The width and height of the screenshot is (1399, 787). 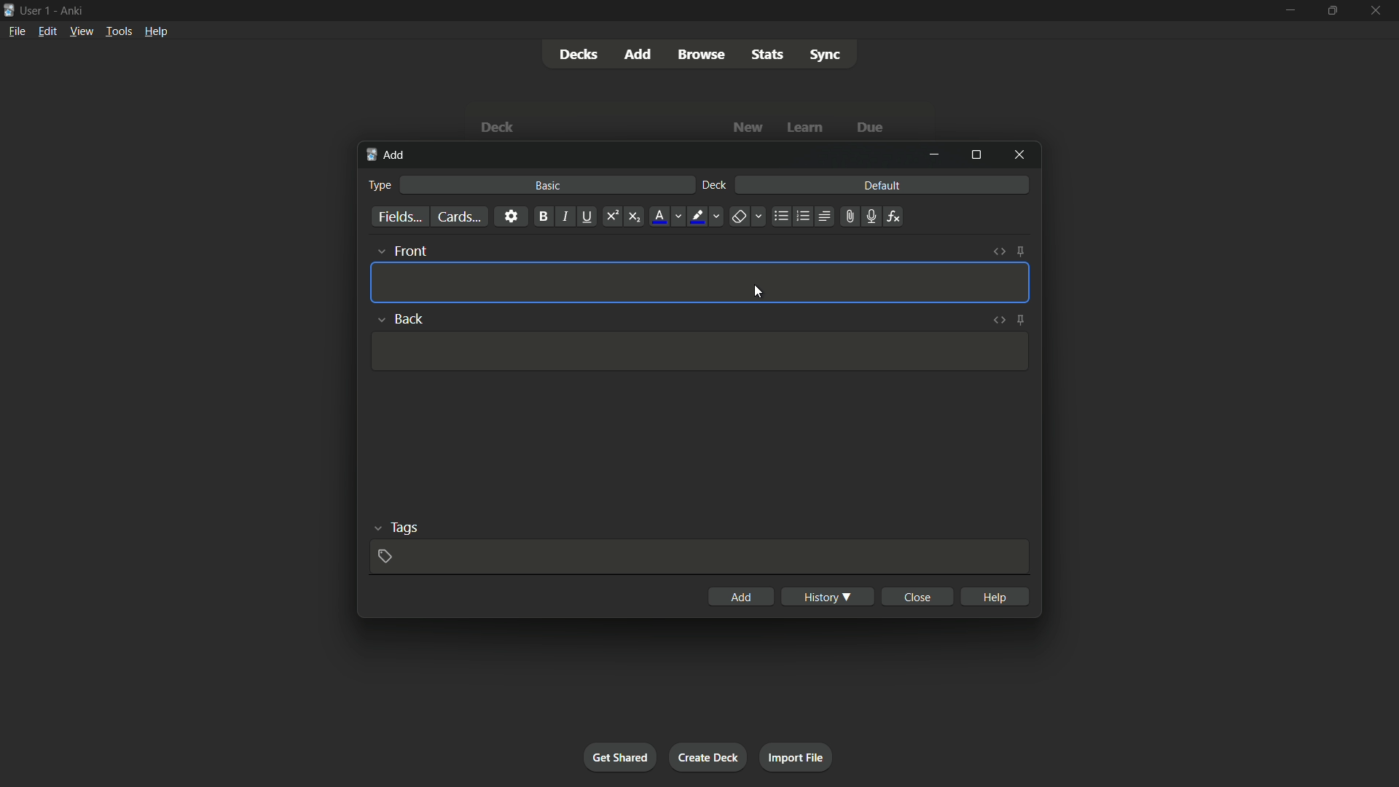 I want to click on help menu, so click(x=155, y=31).